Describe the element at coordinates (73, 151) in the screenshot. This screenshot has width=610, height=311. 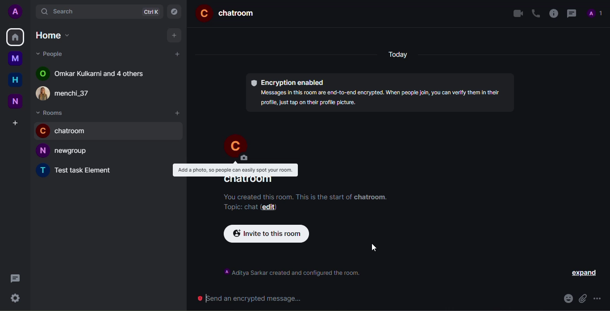
I see `N newgroup` at that location.